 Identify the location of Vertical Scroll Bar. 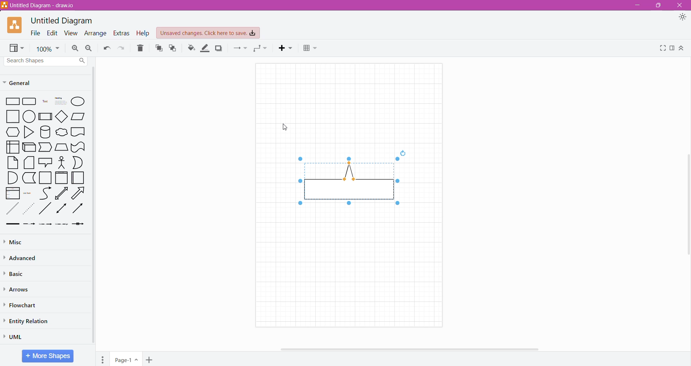
(686, 206).